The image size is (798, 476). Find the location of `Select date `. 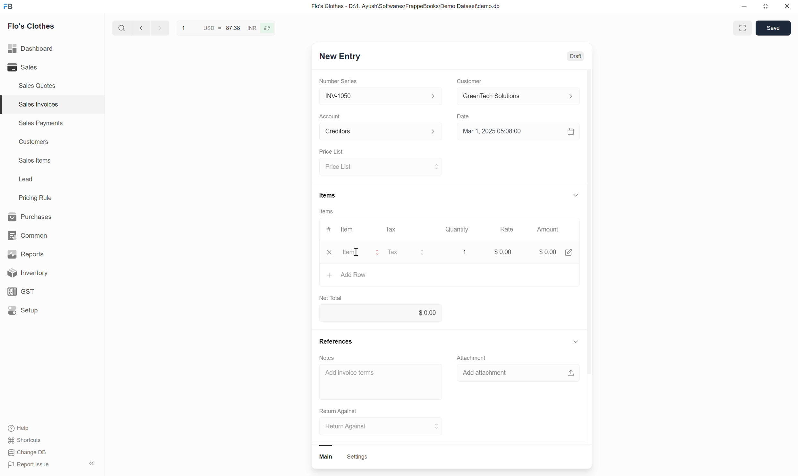

Select date  is located at coordinates (518, 134).